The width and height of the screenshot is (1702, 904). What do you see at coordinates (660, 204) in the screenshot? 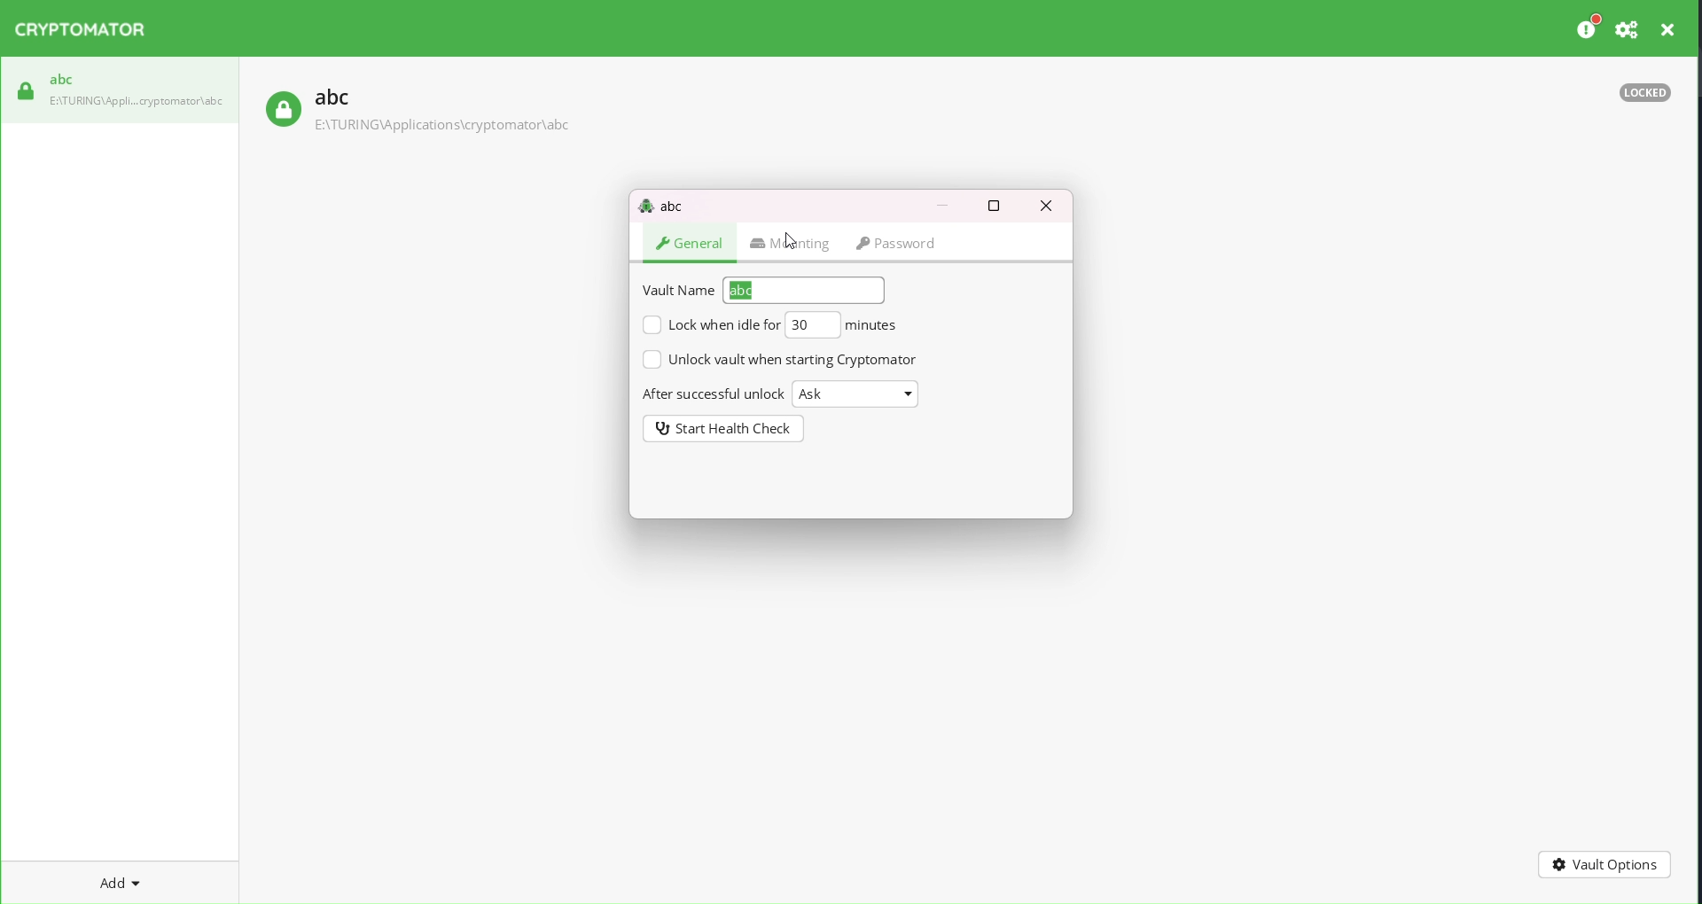
I see `abc` at bounding box center [660, 204].